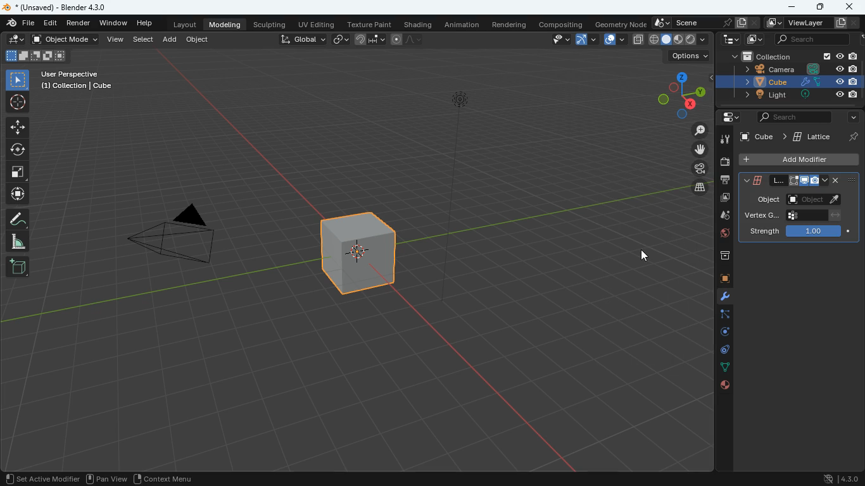 This screenshot has width=865, height=486. Describe the element at coordinates (723, 181) in the screenshot. I see `print` at that location.